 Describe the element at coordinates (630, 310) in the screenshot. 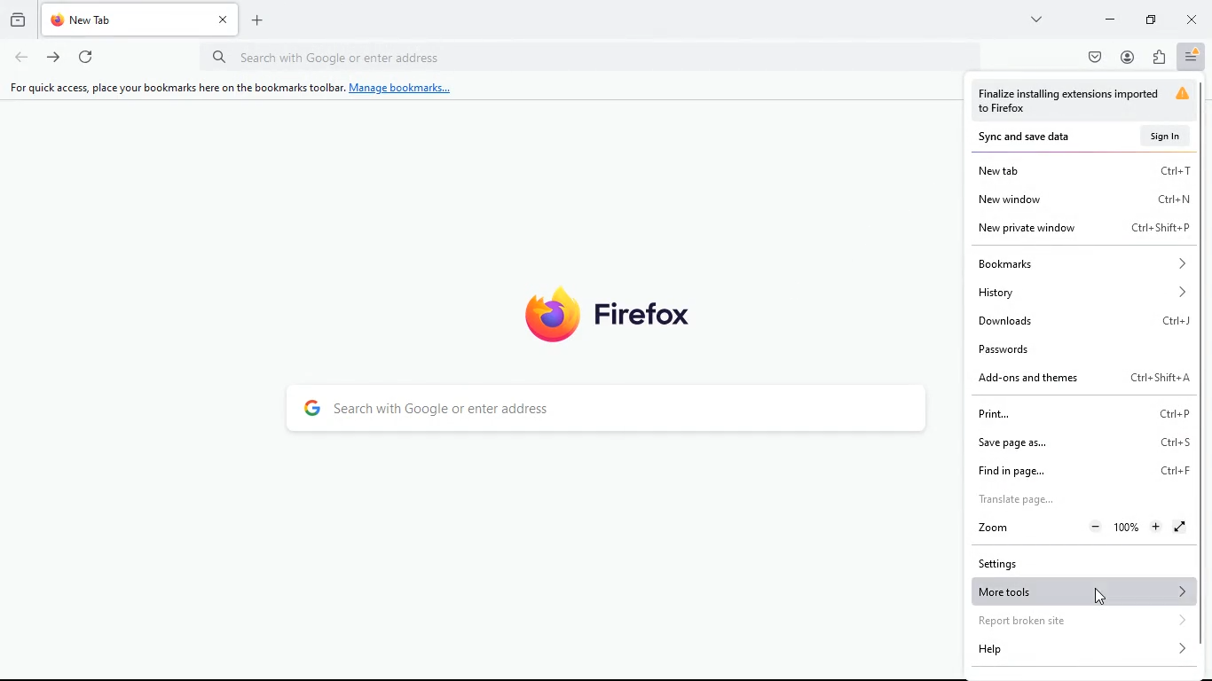

I see `firefox` at that location.